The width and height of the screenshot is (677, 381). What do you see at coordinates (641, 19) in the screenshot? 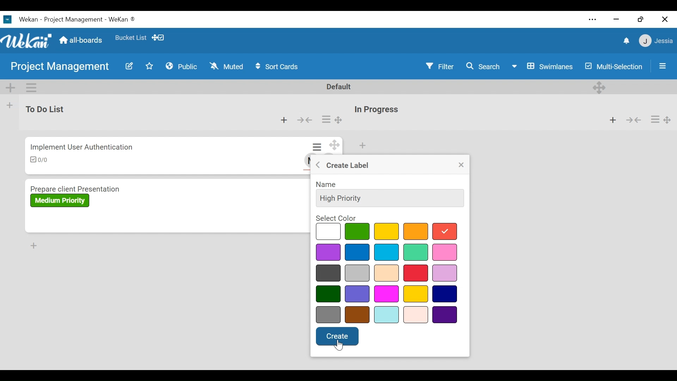
I see `restore` at bounding box center [641, 19].